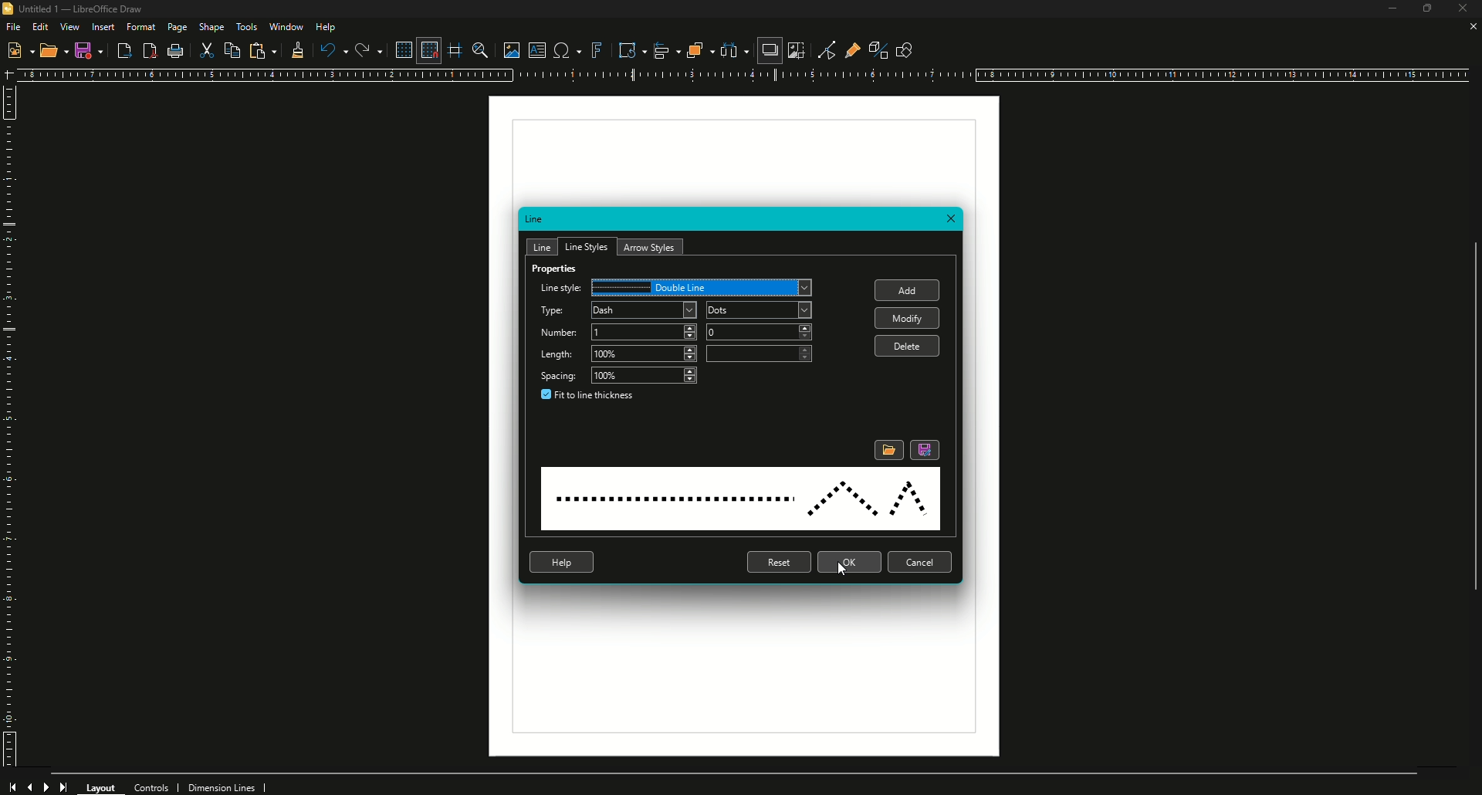  What do you see at coordinates (208, 52) in the screenshot?
I see `Cut` at bounding box center [208, 52].